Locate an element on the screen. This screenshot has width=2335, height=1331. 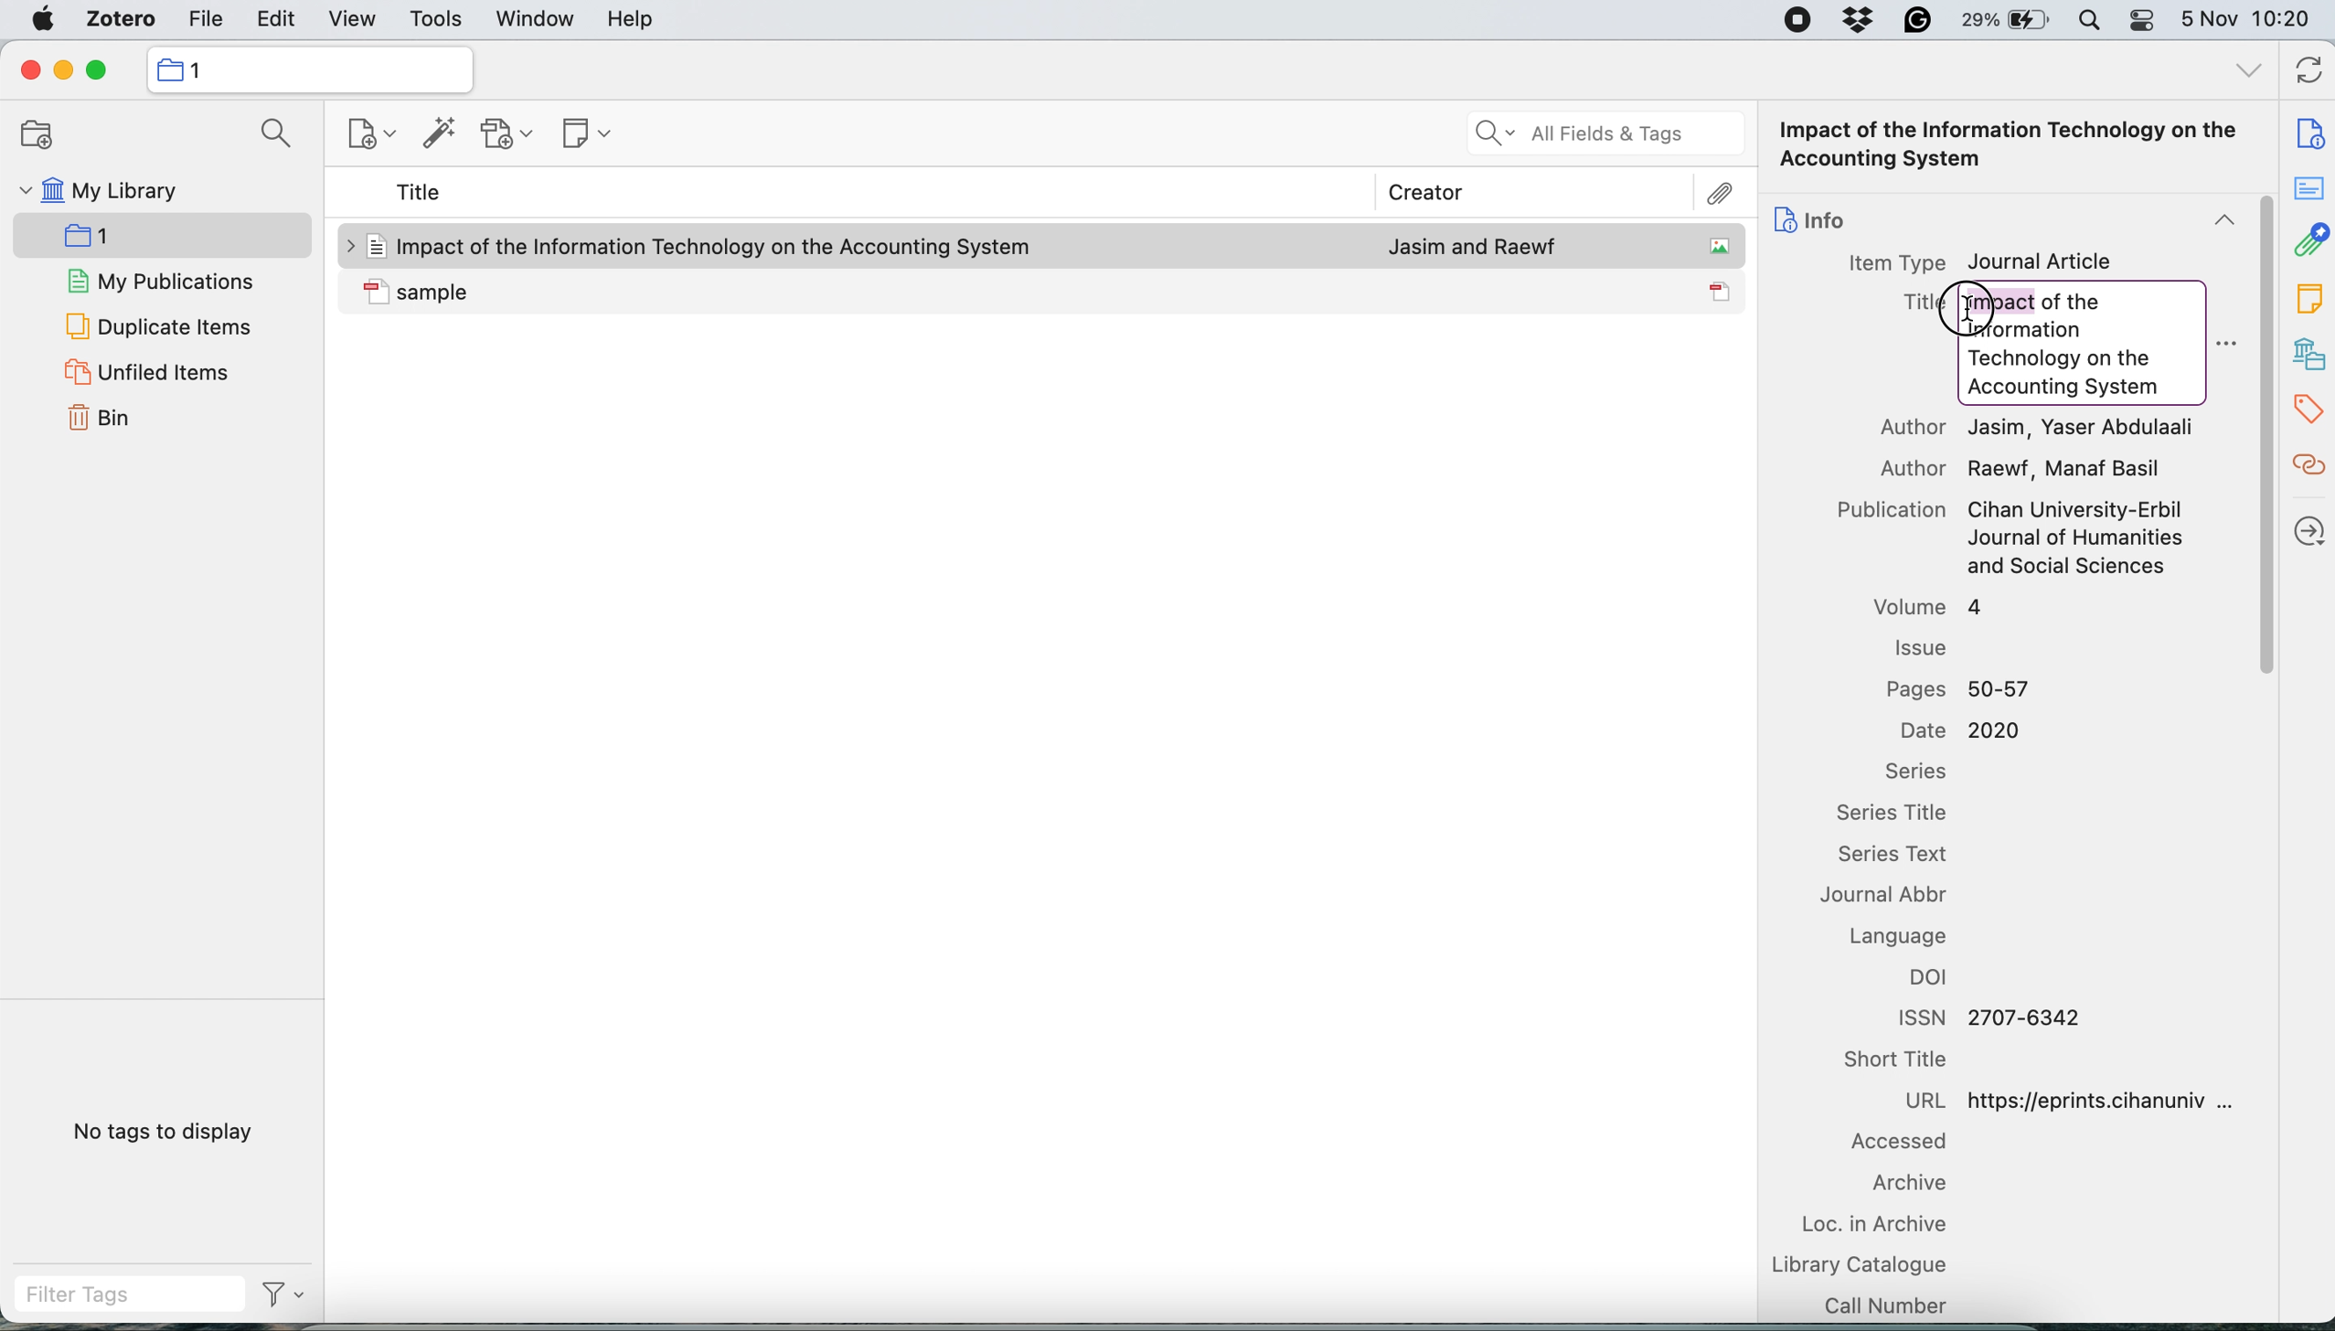
URL https://eprints.cihanuniv ... is located at coordinates (2068, 1100).